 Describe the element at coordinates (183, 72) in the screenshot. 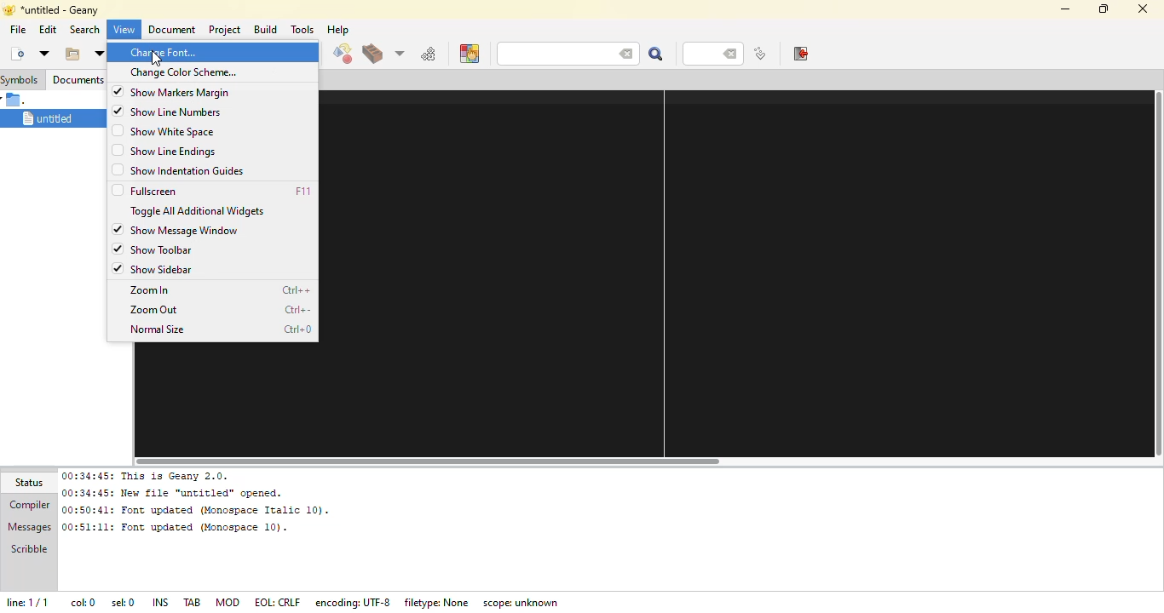

I see `change color scheme` at that location.